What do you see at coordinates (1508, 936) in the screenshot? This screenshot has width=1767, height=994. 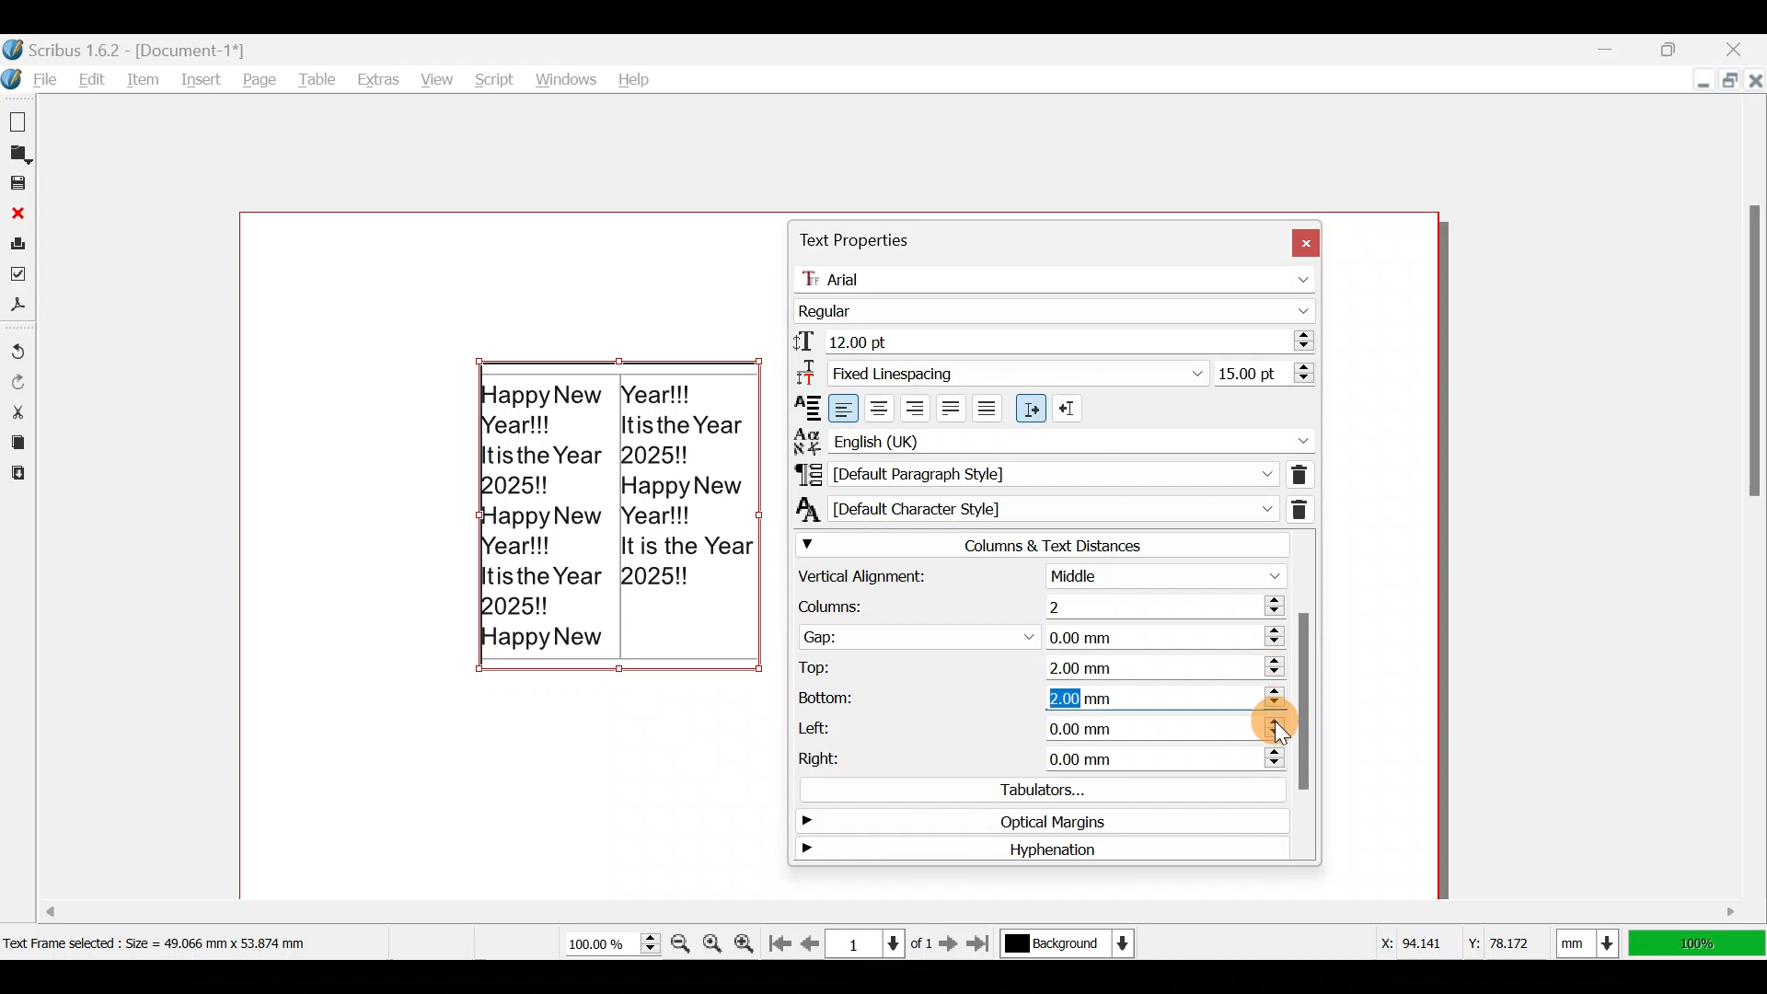 I see `Y-axis dimension values` at bounding box center [1508, 936].